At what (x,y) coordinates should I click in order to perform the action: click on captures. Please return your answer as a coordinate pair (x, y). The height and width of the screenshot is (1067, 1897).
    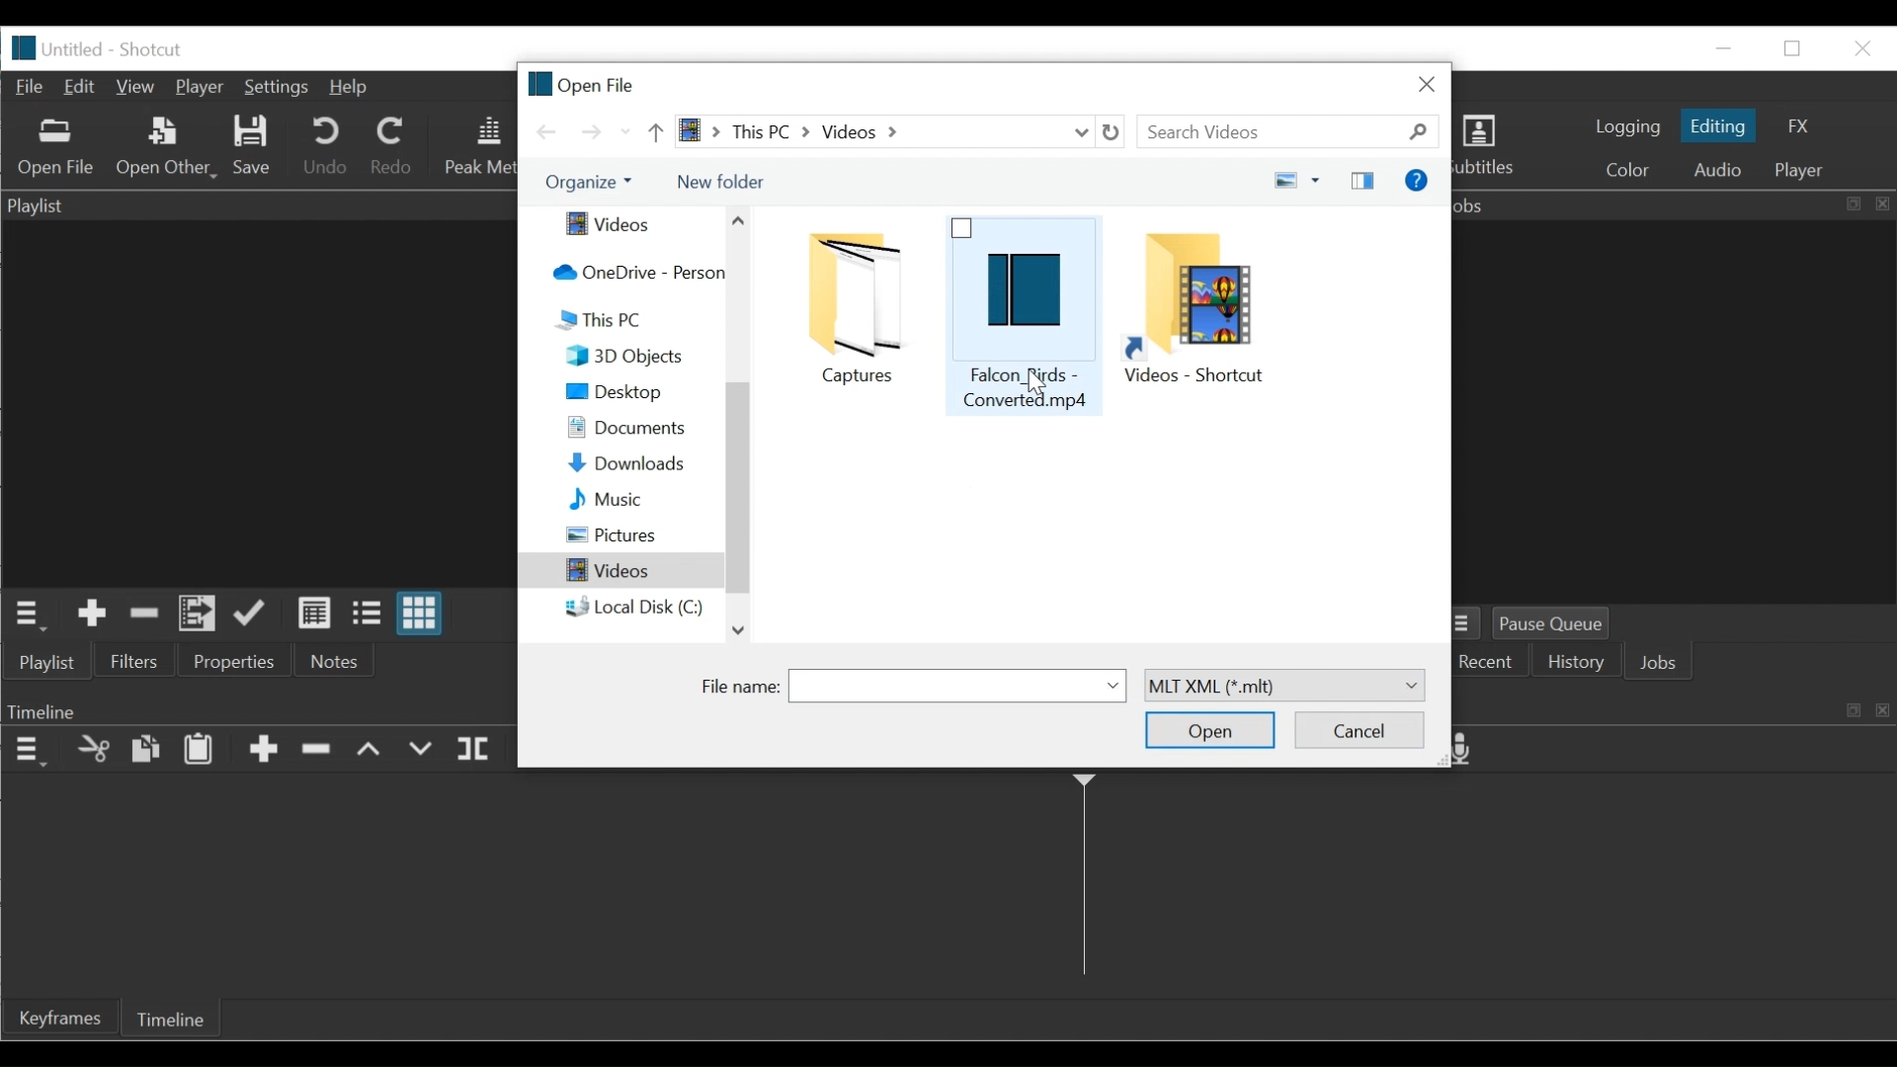
    Looking at the image, I should click on (853, 307).